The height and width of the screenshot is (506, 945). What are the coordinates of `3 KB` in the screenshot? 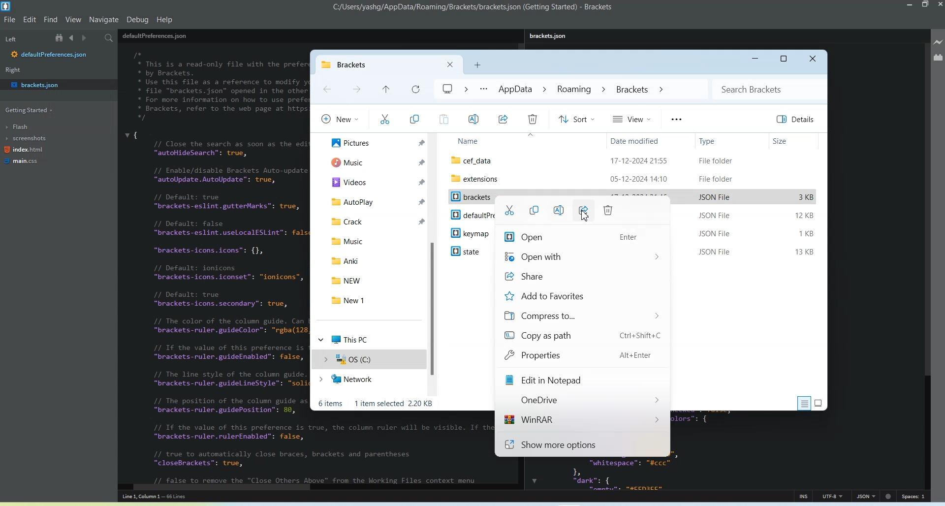 It's located at (807, 197).